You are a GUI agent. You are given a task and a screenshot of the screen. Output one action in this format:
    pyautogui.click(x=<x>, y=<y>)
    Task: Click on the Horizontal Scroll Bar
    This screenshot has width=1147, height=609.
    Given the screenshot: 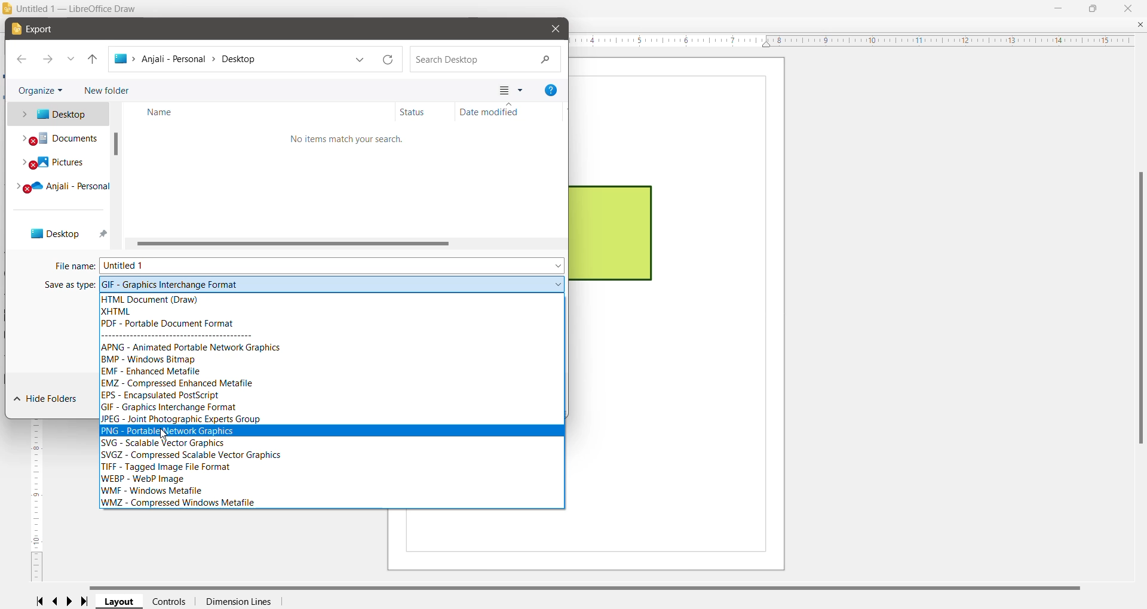 What is the action you would take?
    pyautogui.click(x=592, y=587)
    